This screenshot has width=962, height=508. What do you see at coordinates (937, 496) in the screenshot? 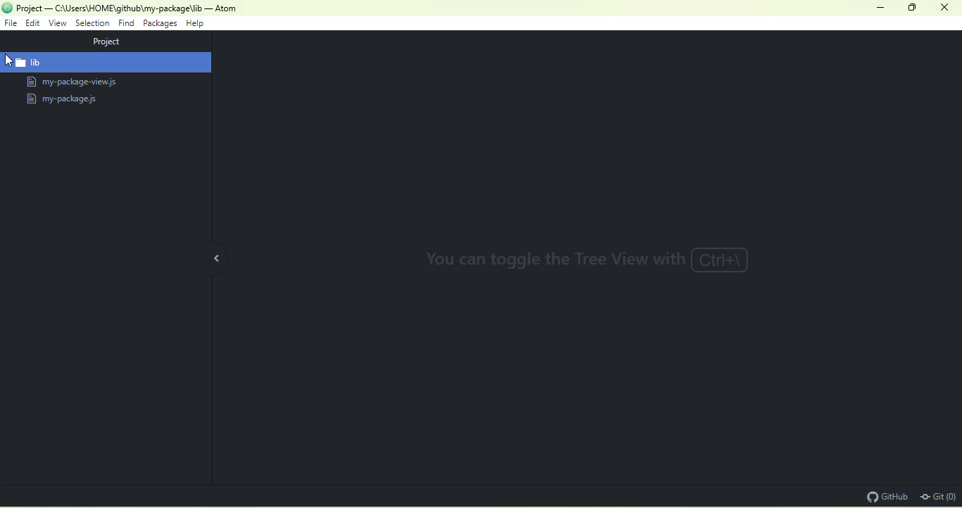
I see `git` at bounding box center [937, 496].